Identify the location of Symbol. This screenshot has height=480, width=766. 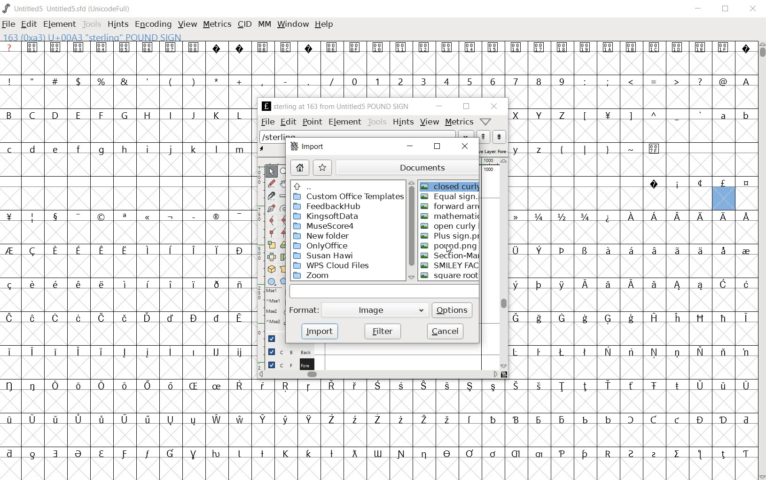
(608, 418).